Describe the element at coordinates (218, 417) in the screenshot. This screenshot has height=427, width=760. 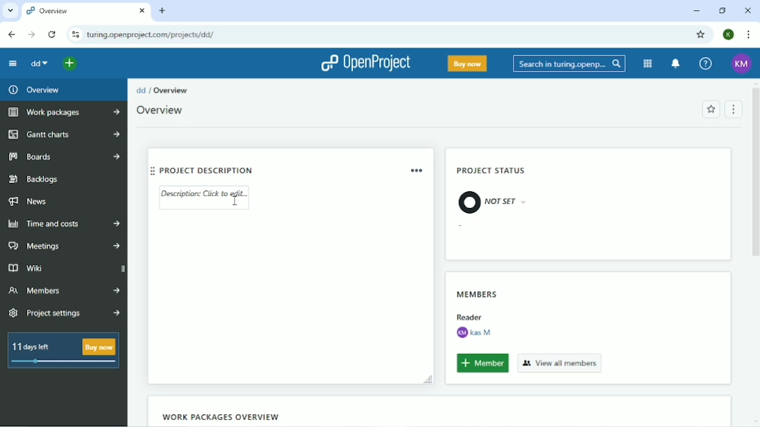
I see `Work packages overview` at that location.